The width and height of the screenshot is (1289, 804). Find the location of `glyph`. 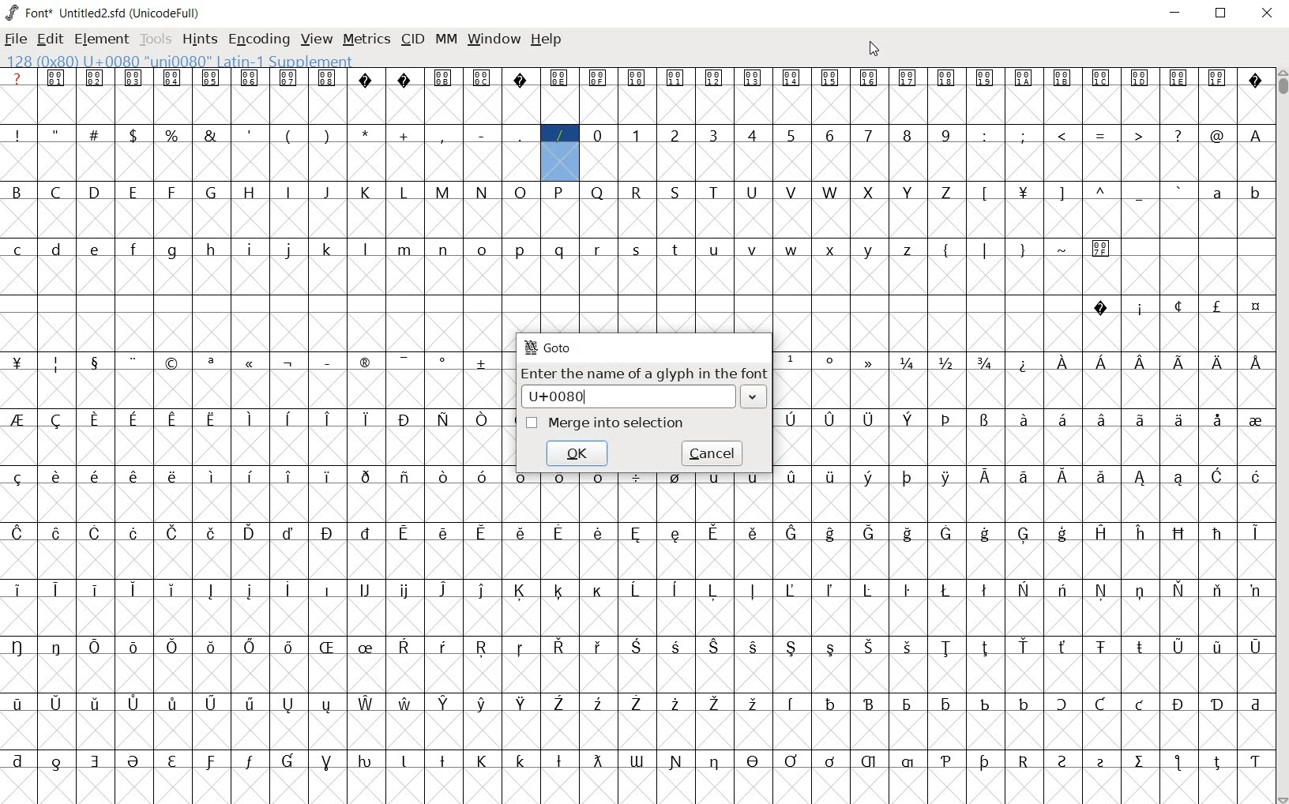

glyph is located at coordinates (984, 648).